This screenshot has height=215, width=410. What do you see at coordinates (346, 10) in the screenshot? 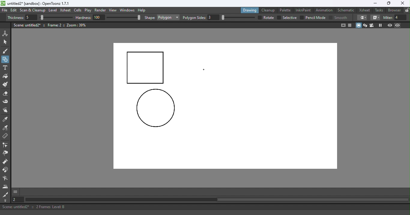
I see `Schematic` at bounding box center [346, 10].